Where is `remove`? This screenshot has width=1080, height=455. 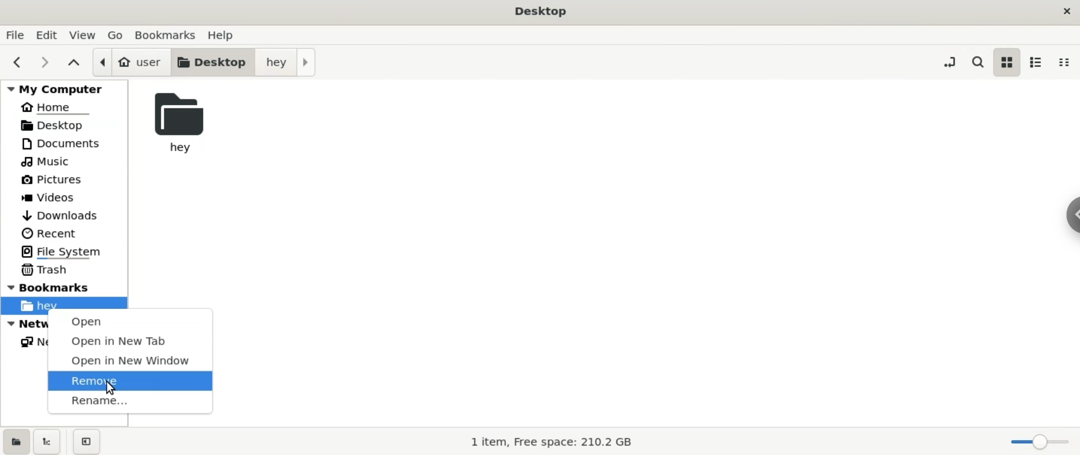
remove is located at coordinates (130, 383).